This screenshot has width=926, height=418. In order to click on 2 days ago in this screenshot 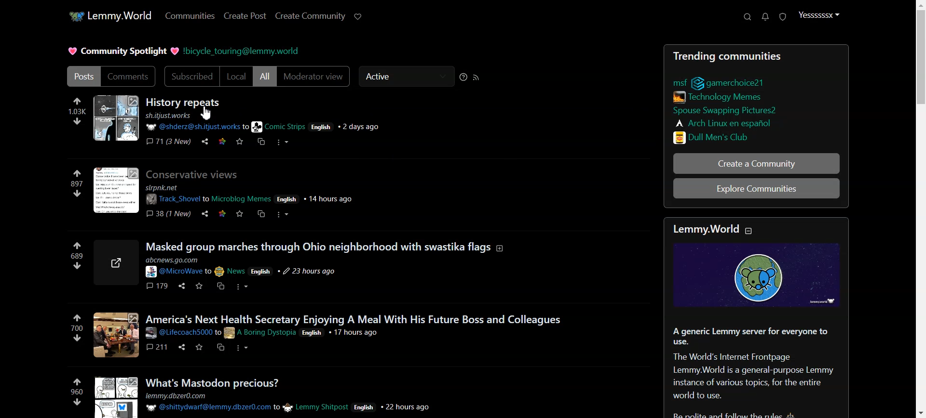, I will do `click(362, 127)`.